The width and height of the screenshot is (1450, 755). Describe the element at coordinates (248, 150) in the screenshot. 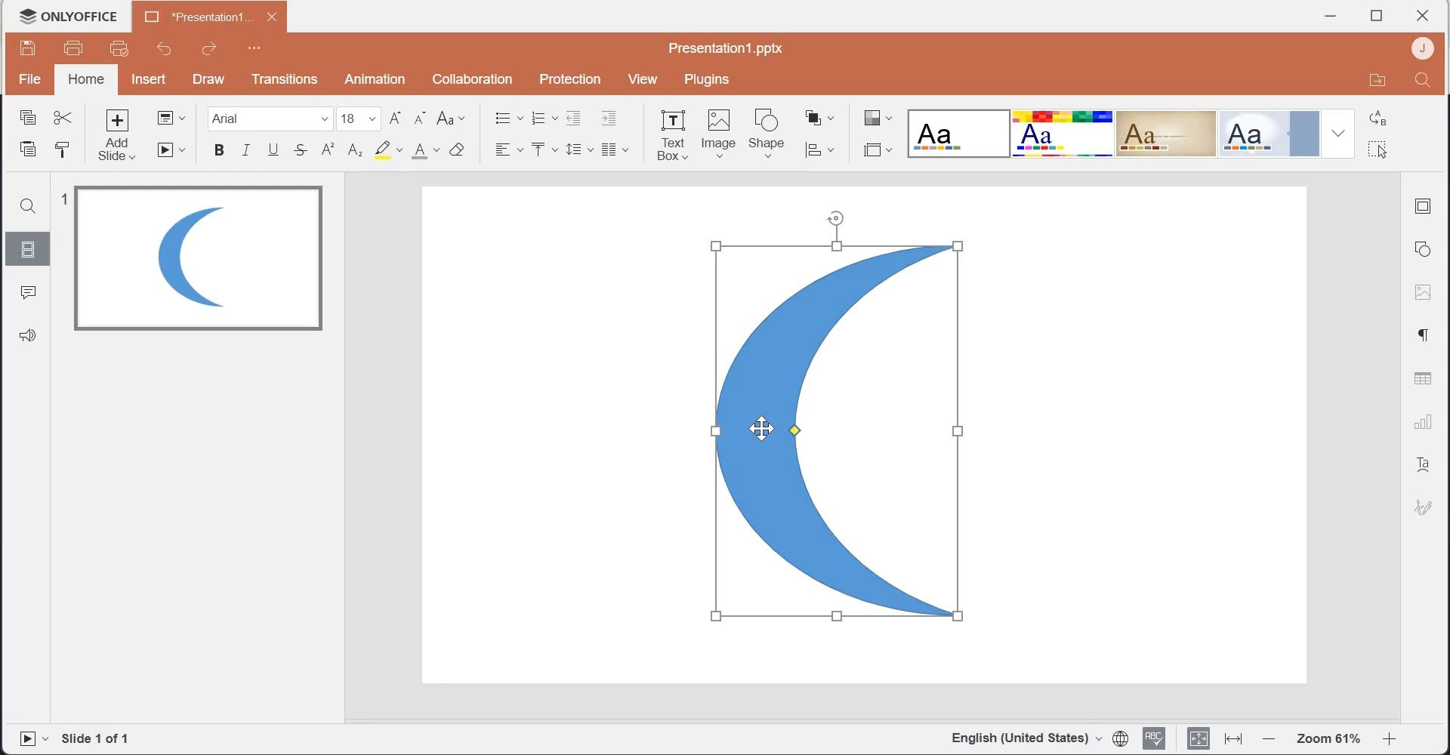

I see `Italic` at that location.